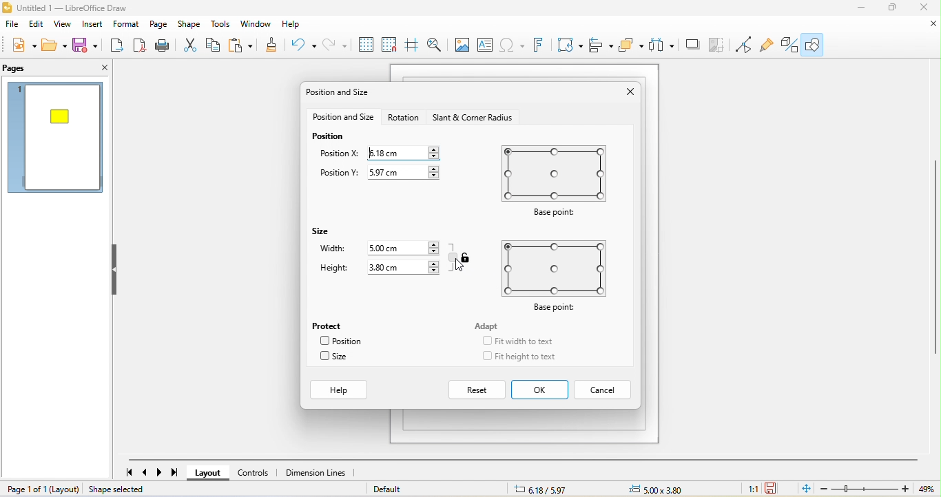  Describe the element at coordinates (634, 45) in the screenshot. I see `arrange` at that location.